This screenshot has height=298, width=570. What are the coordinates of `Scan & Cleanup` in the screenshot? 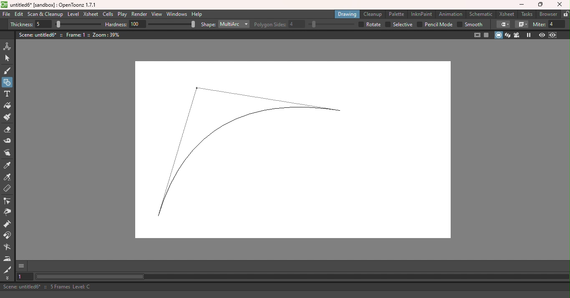 It's located at (45, 14).